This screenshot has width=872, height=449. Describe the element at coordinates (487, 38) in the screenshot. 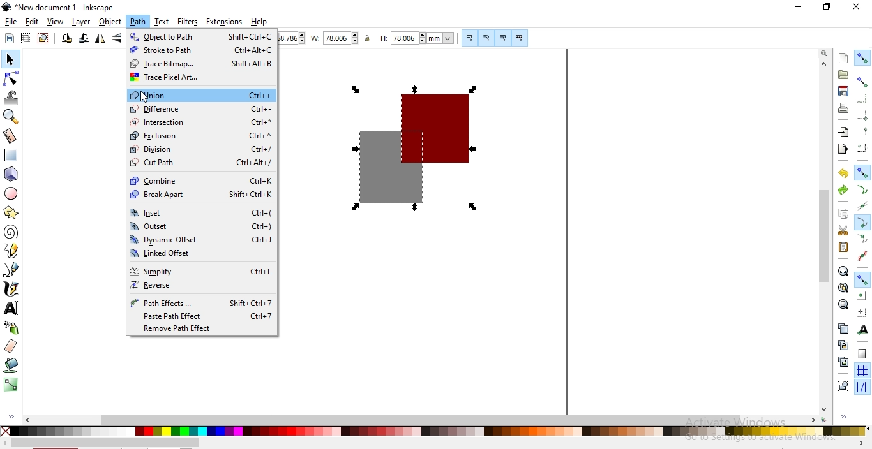

I see `scale radii of rounded corners` at that location.